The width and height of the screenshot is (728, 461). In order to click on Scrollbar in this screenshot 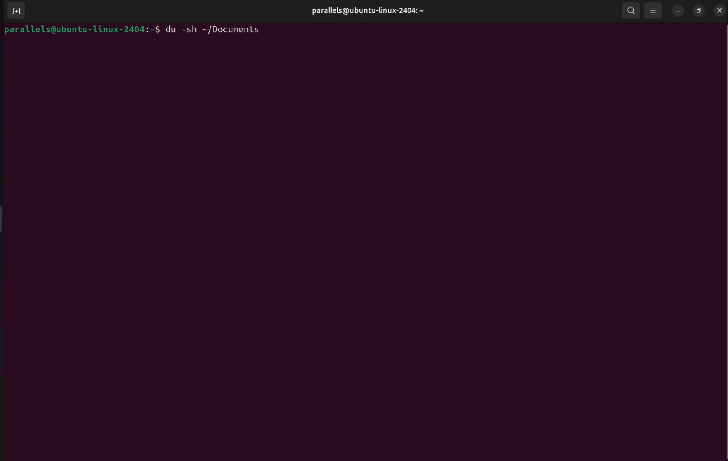, I will do `click(723, 229)`.